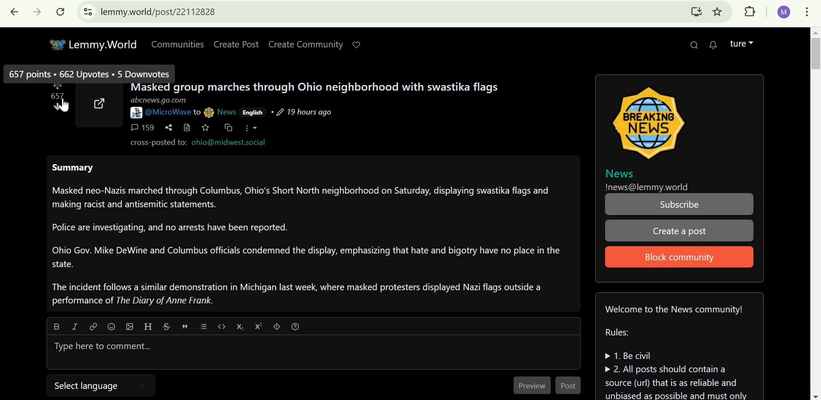 This screenshot has height=400, width=821. Describe the element at coordinates (653, 122) in the screenshot. I see `image icon` at that location.